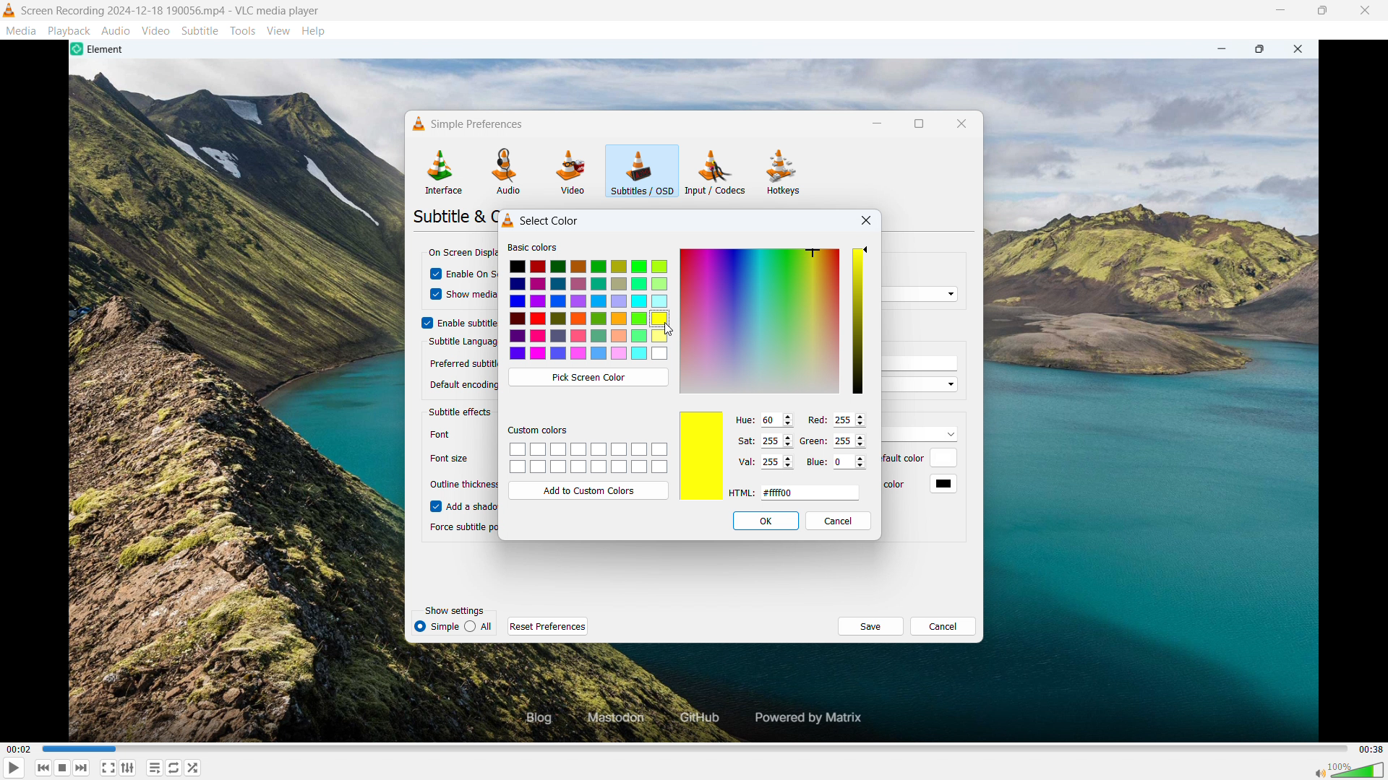 The width and height of the screenshot is (1388, 780). What do you see at coordinates (460, 342) in the screenshot?
I see `Subtitle language ` at bounding box center [460, 342].